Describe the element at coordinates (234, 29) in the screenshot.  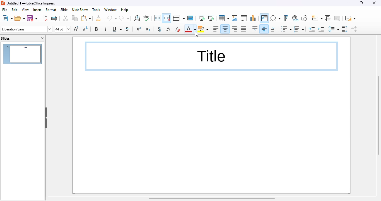
I see `align right` at that location.